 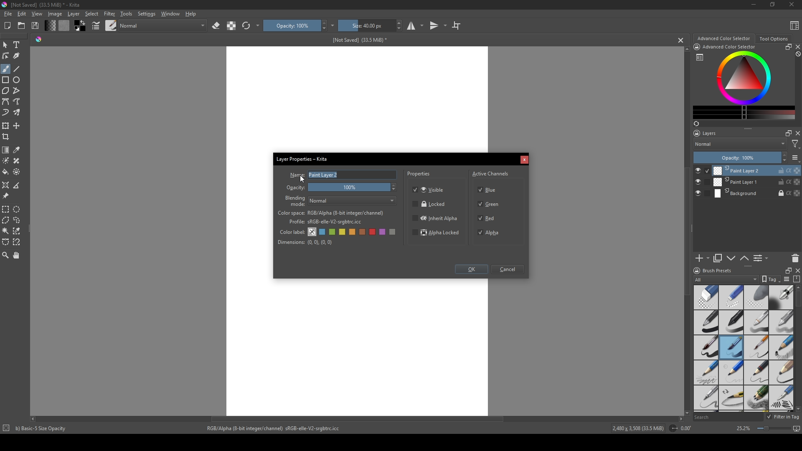 What do you see at coordinates (762, 258) in the screenshot?
I see `List` at bounding box center [762, 258].